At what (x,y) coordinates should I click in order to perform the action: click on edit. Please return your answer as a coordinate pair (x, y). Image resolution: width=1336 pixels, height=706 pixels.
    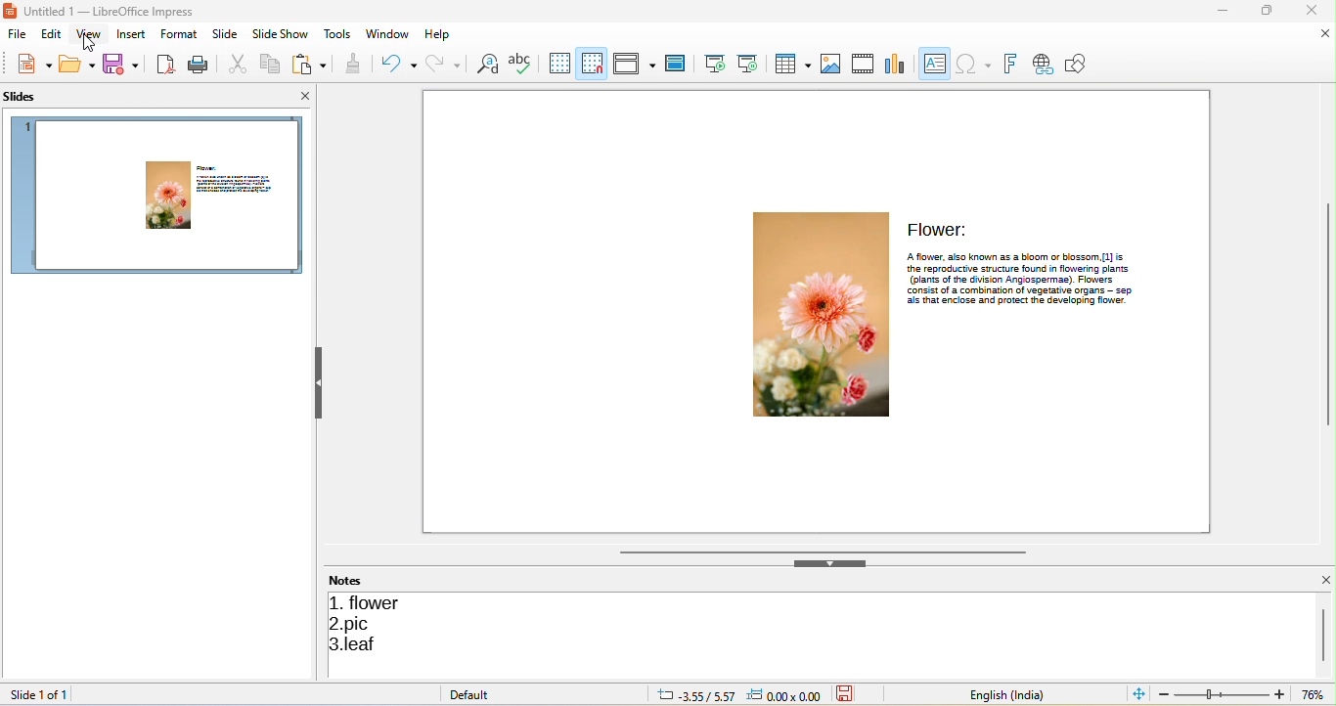
    Looking at the image, I should click on (46, 34).